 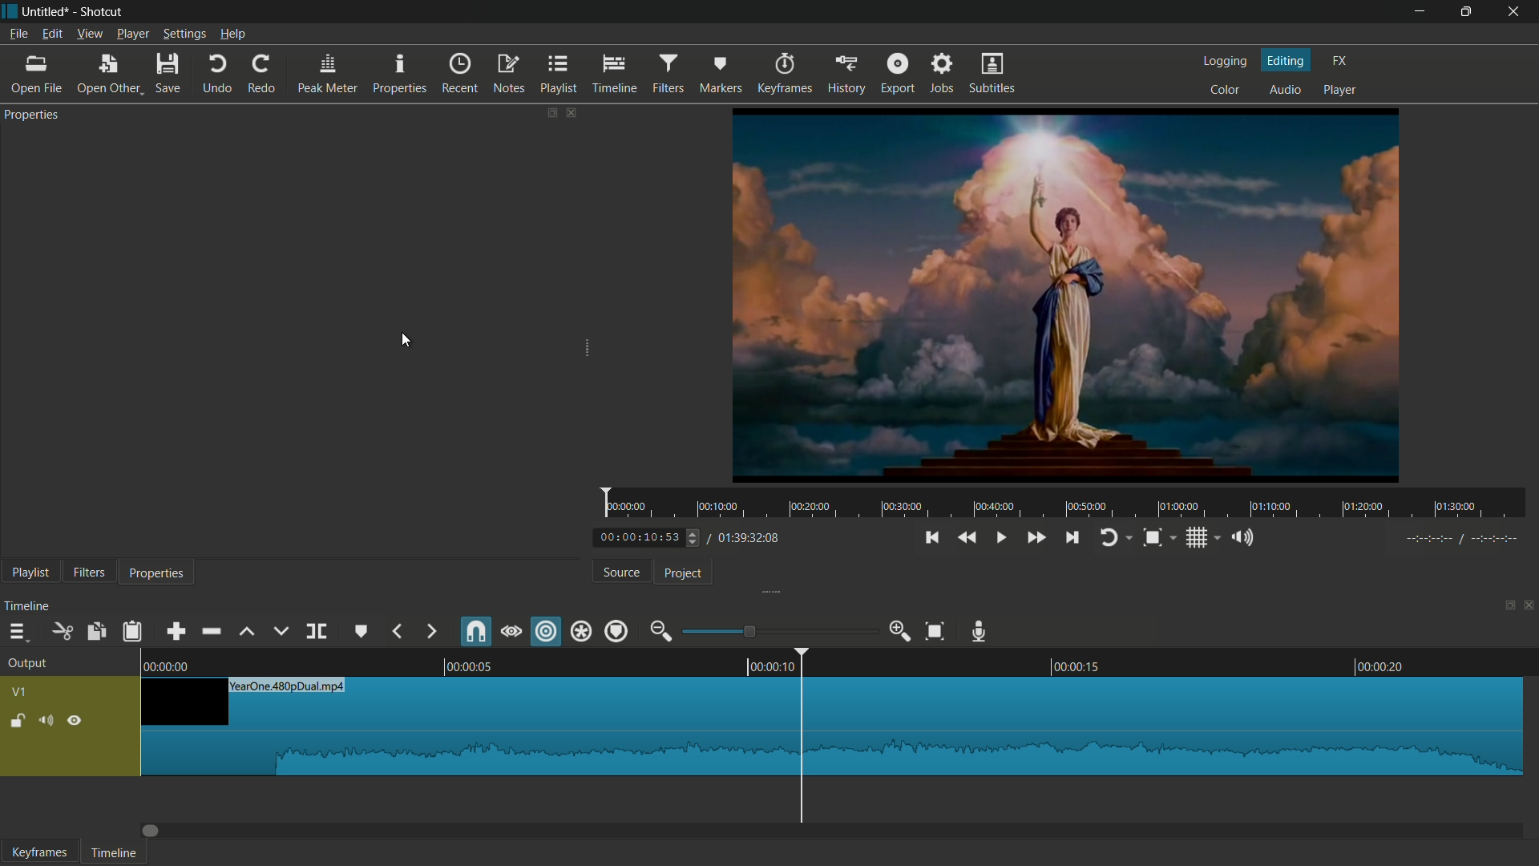 I want to click on minimize, so click(x=1418, y=12).